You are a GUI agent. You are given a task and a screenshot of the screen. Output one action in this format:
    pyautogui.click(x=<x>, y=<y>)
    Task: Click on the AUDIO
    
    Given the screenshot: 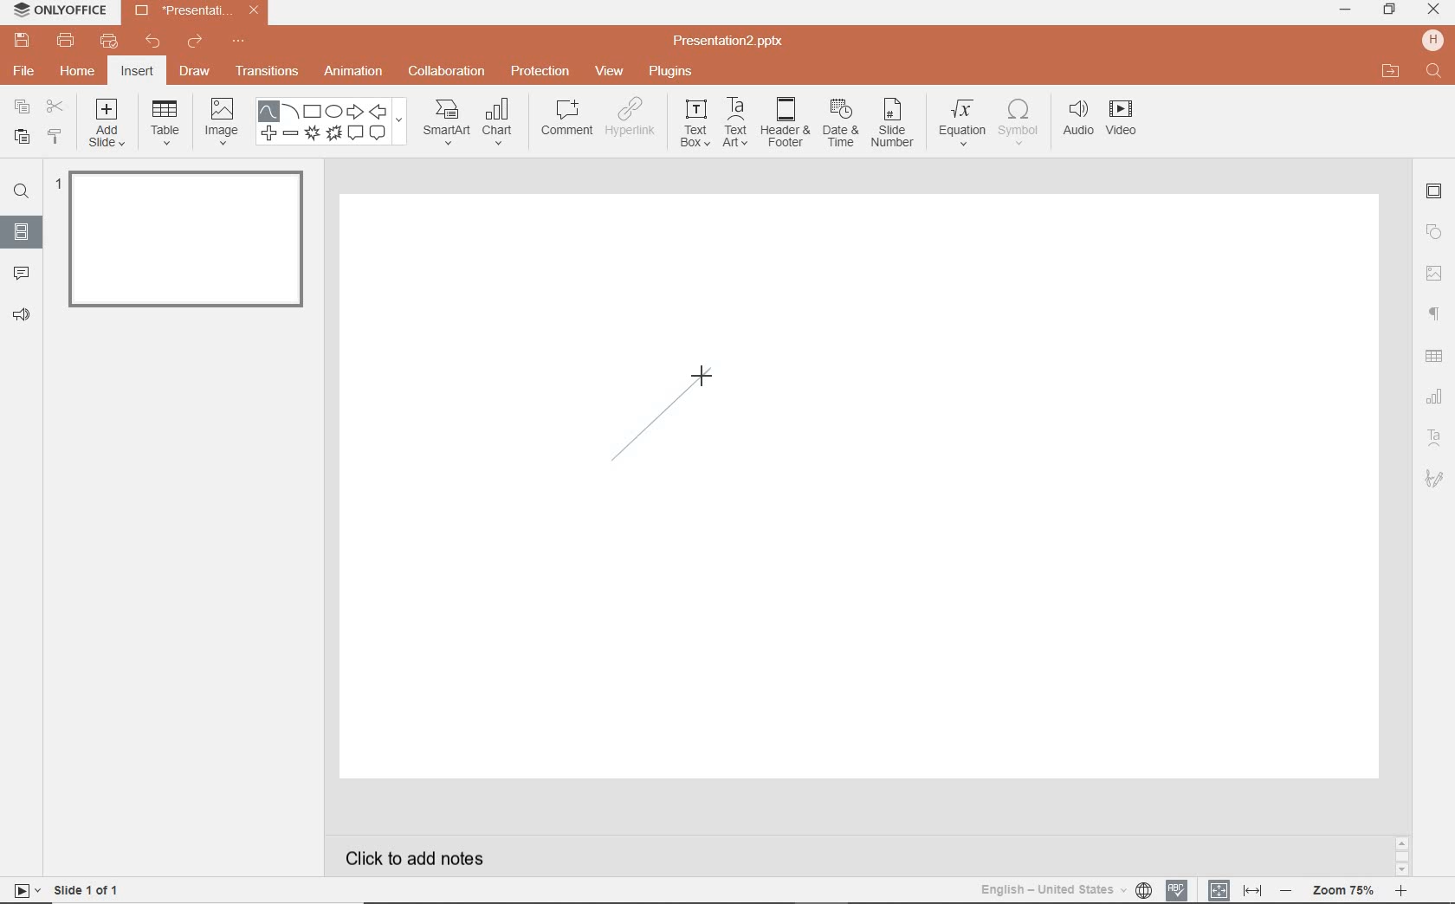 What is the action you would take?
    pyautogui.click(x=1079, y=119)
    